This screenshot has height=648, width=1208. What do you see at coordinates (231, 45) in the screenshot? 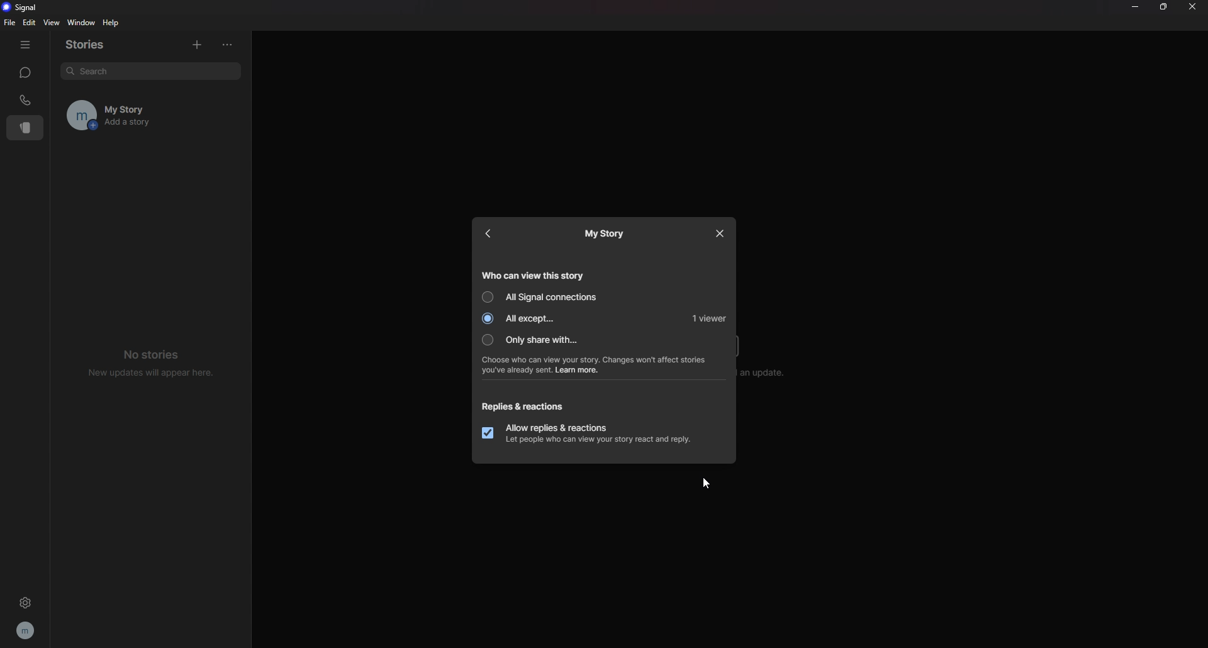
I see `options` at bounding box center [231, 45].